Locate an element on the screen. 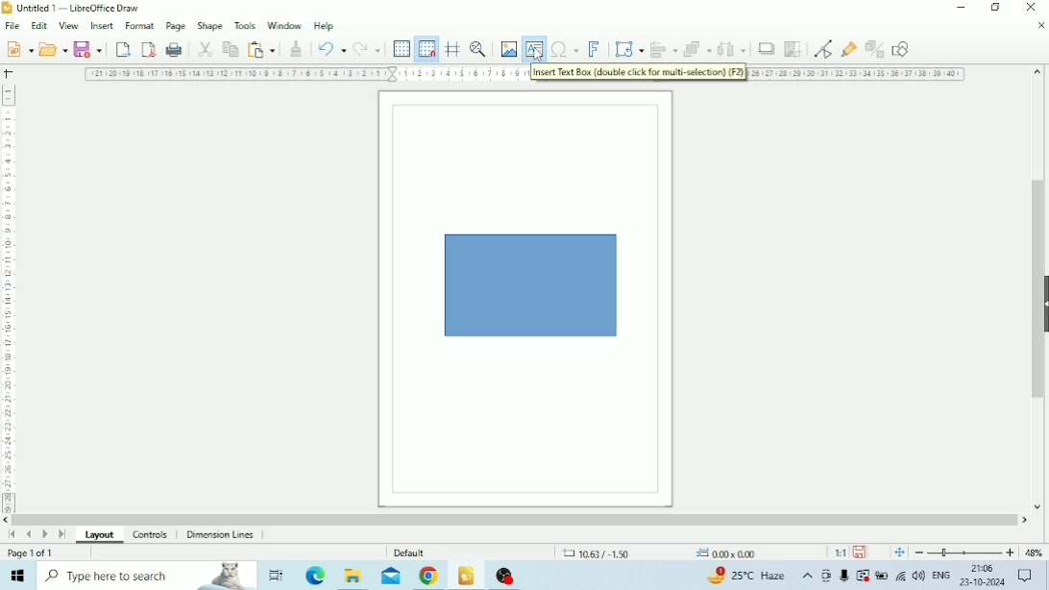 This screenshot has width=1049, height=590. Task View is located at coordinates (275, 576).